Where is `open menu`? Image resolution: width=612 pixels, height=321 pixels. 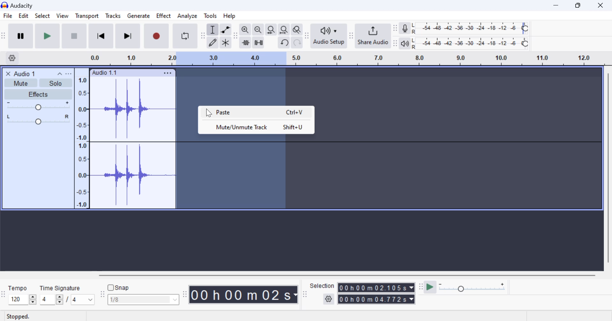
open menu is located at coordinates (69, 74).